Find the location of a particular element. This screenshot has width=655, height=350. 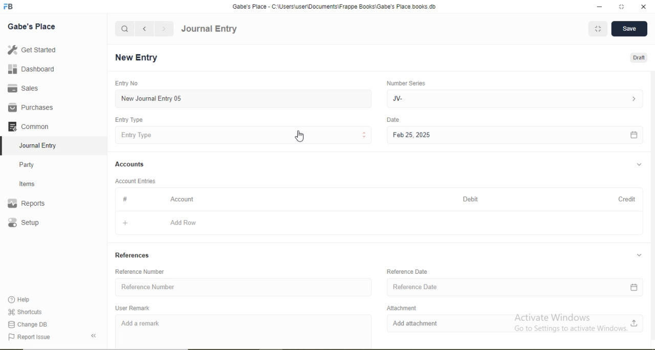

Reference Date is located at coordinates (407, 272).